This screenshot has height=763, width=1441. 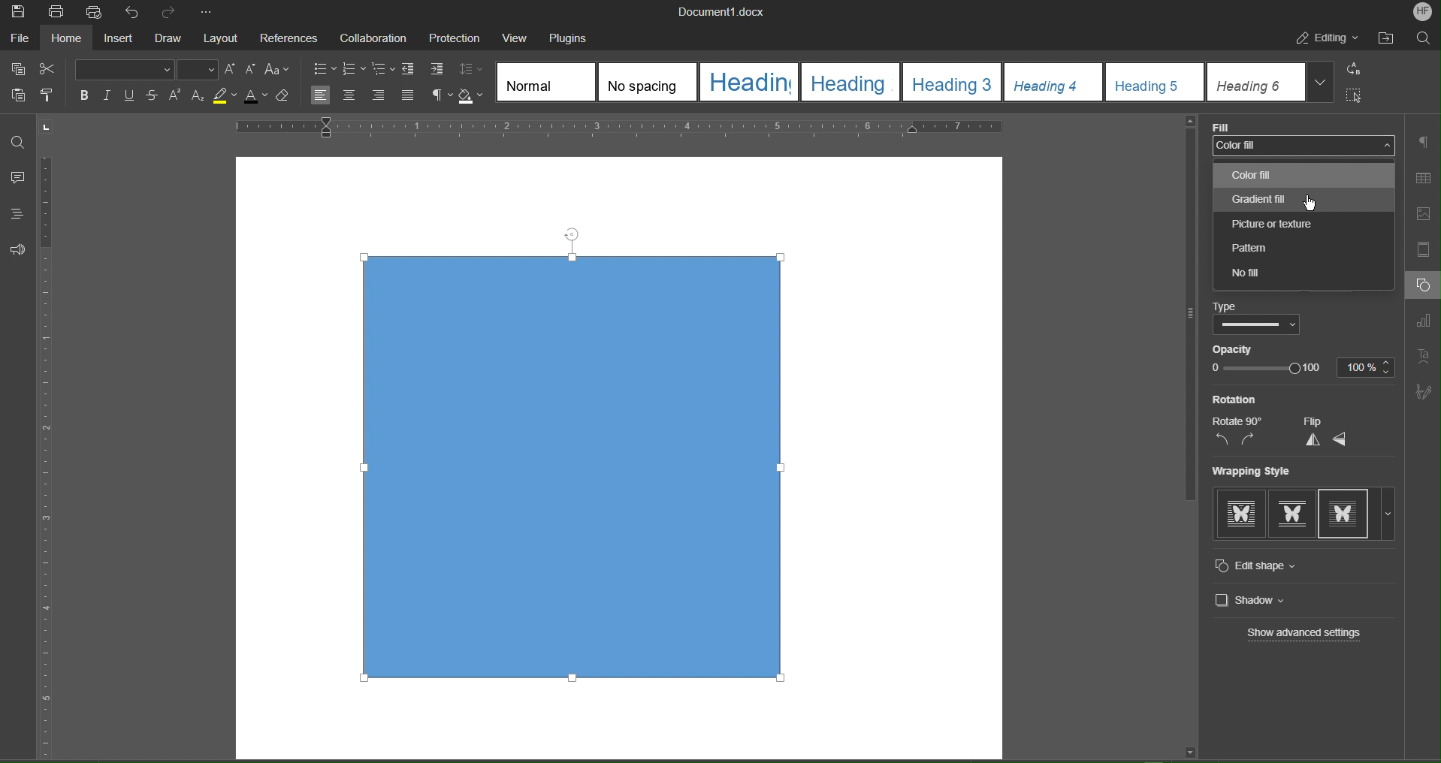 I want to click on Vertical ruler, so click(x=57, y=441).